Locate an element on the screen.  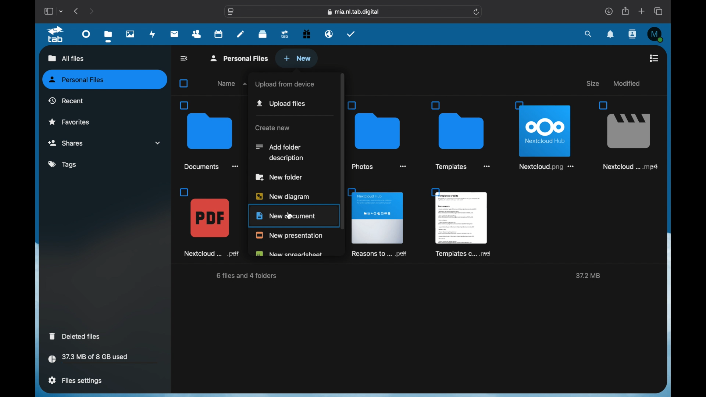
previous is located at coordinates (76, 11).